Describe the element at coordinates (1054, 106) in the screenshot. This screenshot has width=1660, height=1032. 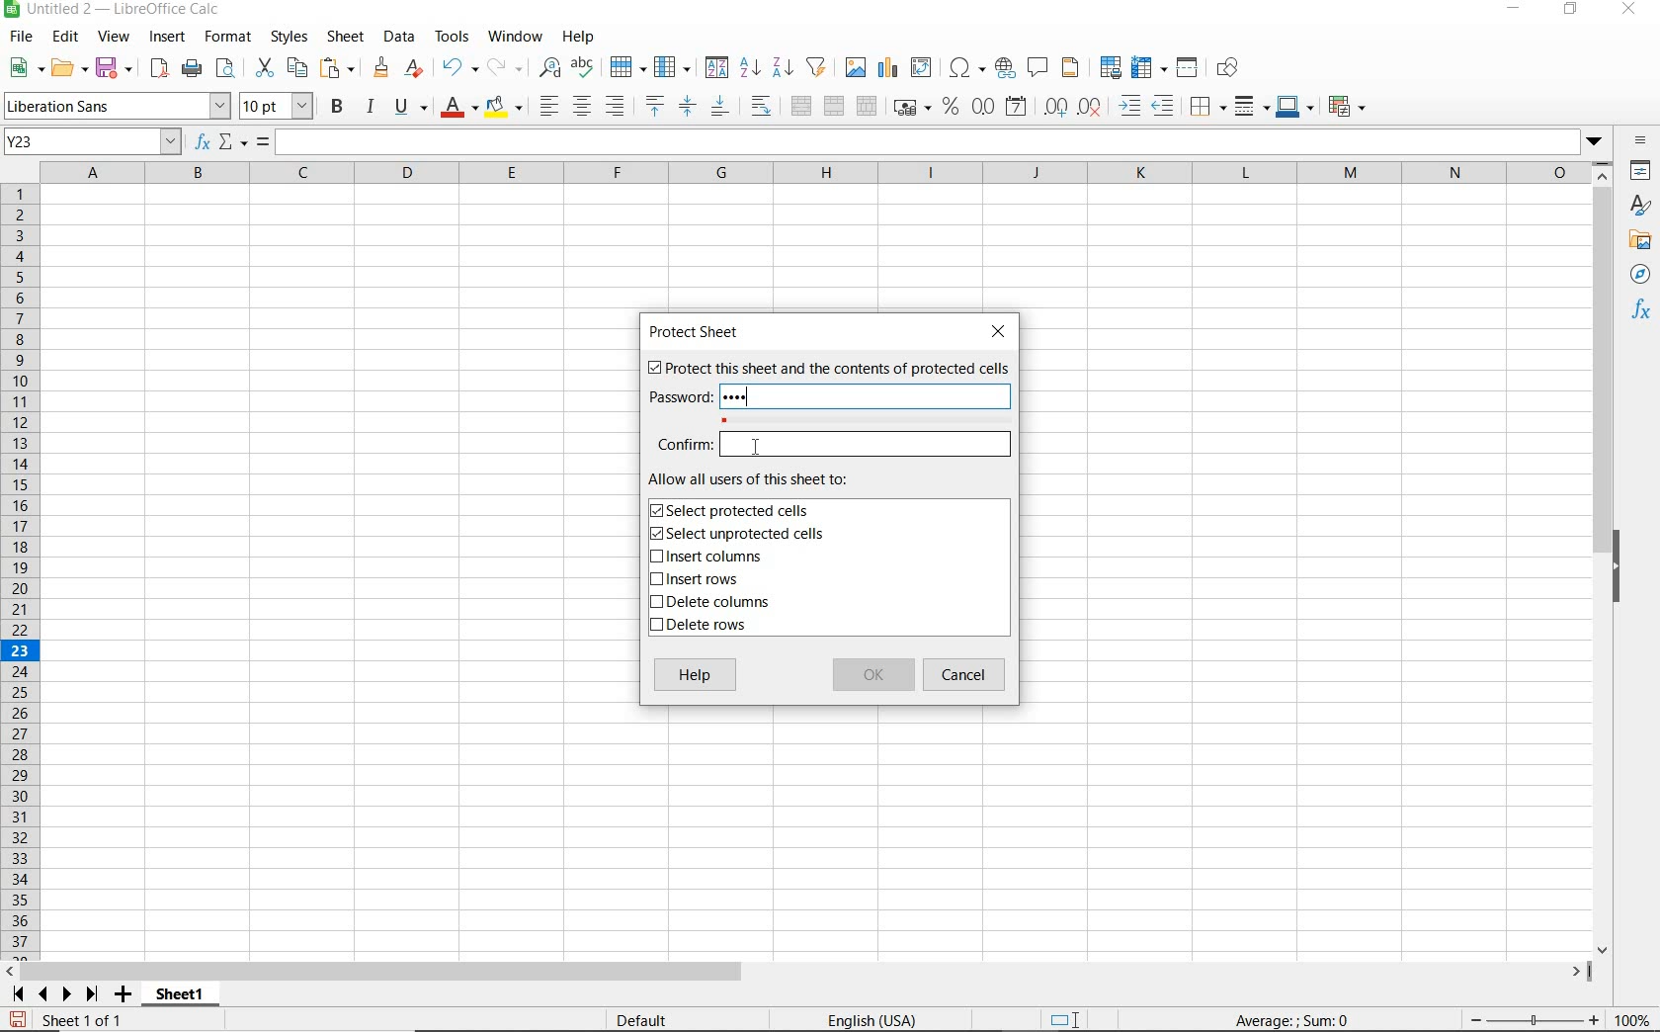
I see `ADD DECIMAL PLACE` at that location.